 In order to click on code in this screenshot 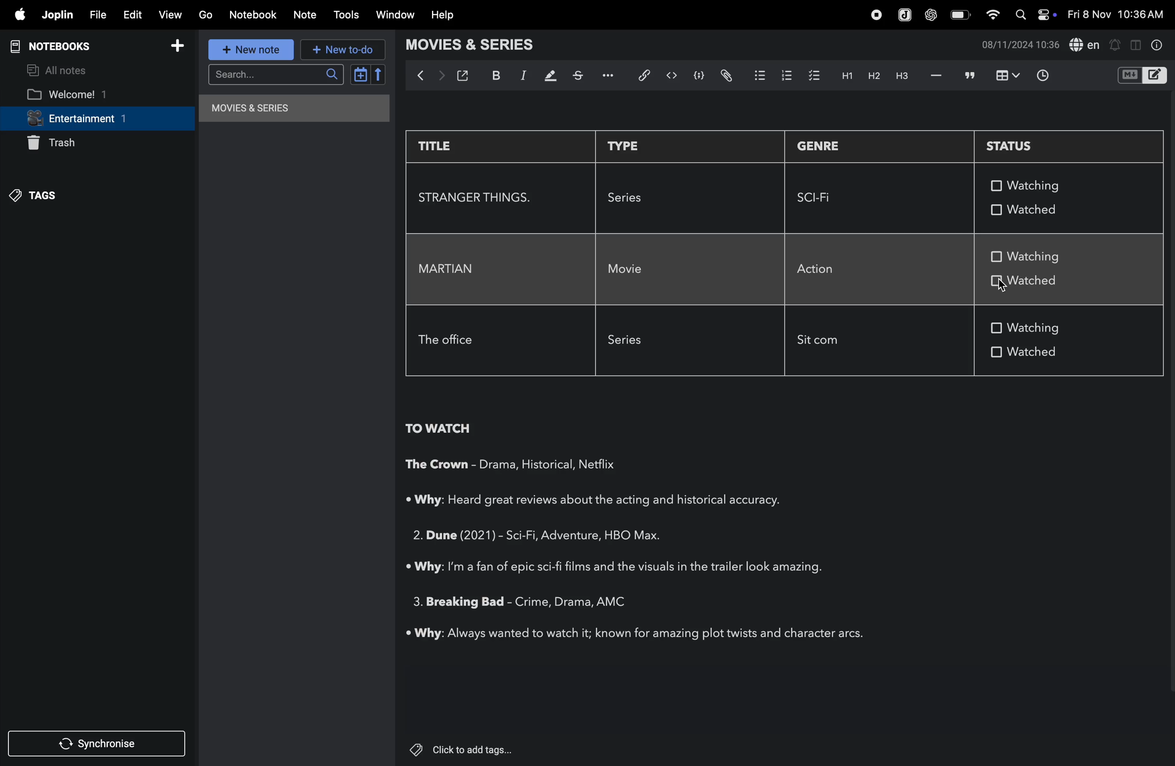, I will do `click(695, 76)`.